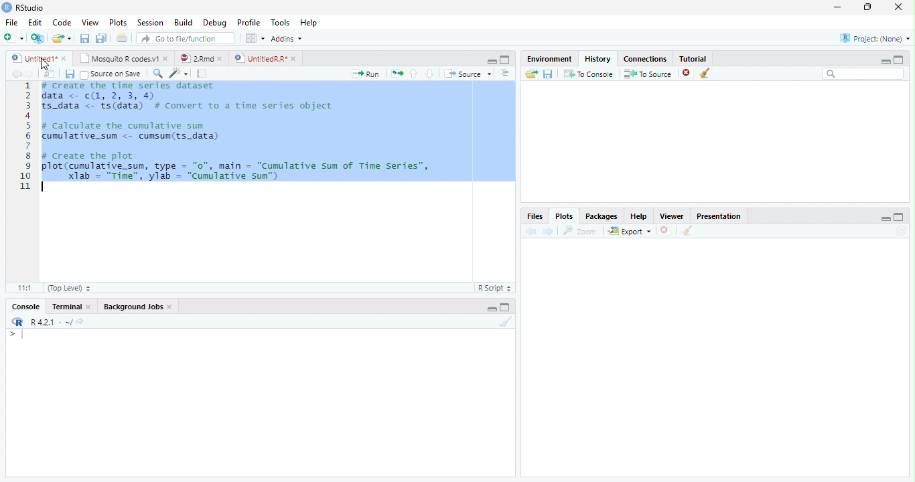 The image size is (915, 482). Describe the element at coordinates (504, 324) in the screenshot. I see `Clear Console` at that location.